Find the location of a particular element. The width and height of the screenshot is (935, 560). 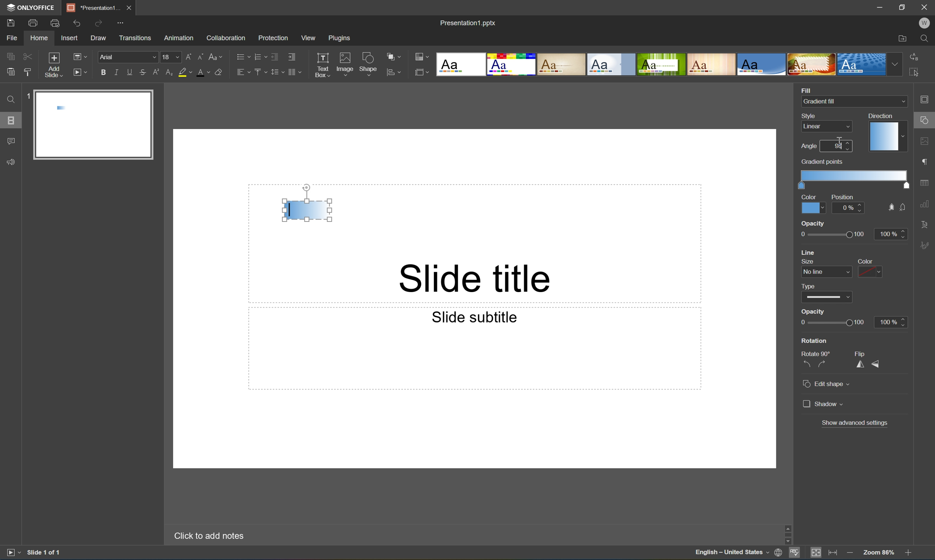

Restore Down is located at coordinates (903, 6).